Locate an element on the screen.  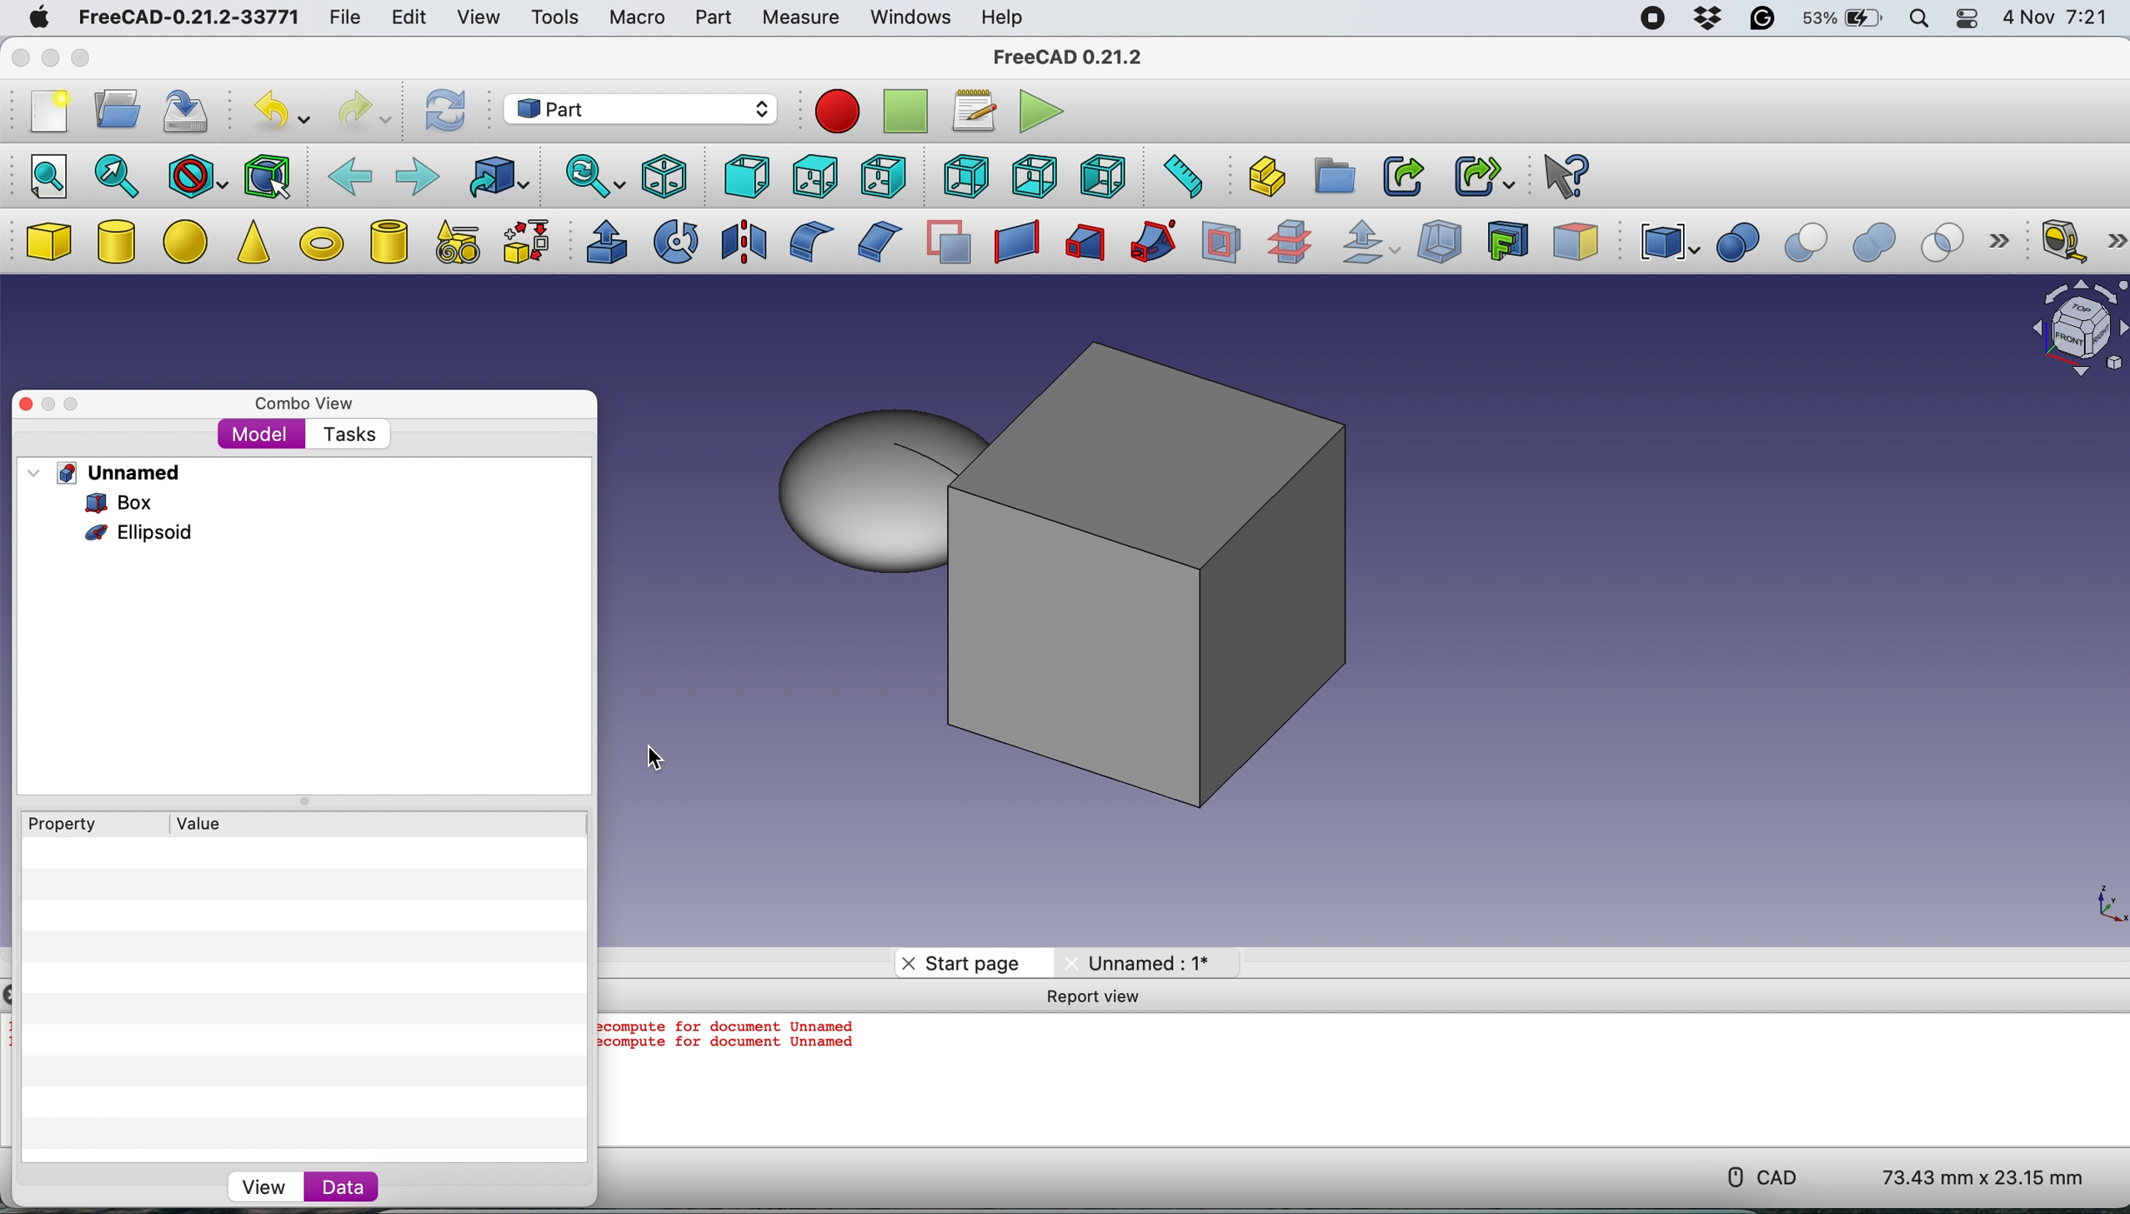
start page is located at coordinates (961, 962).